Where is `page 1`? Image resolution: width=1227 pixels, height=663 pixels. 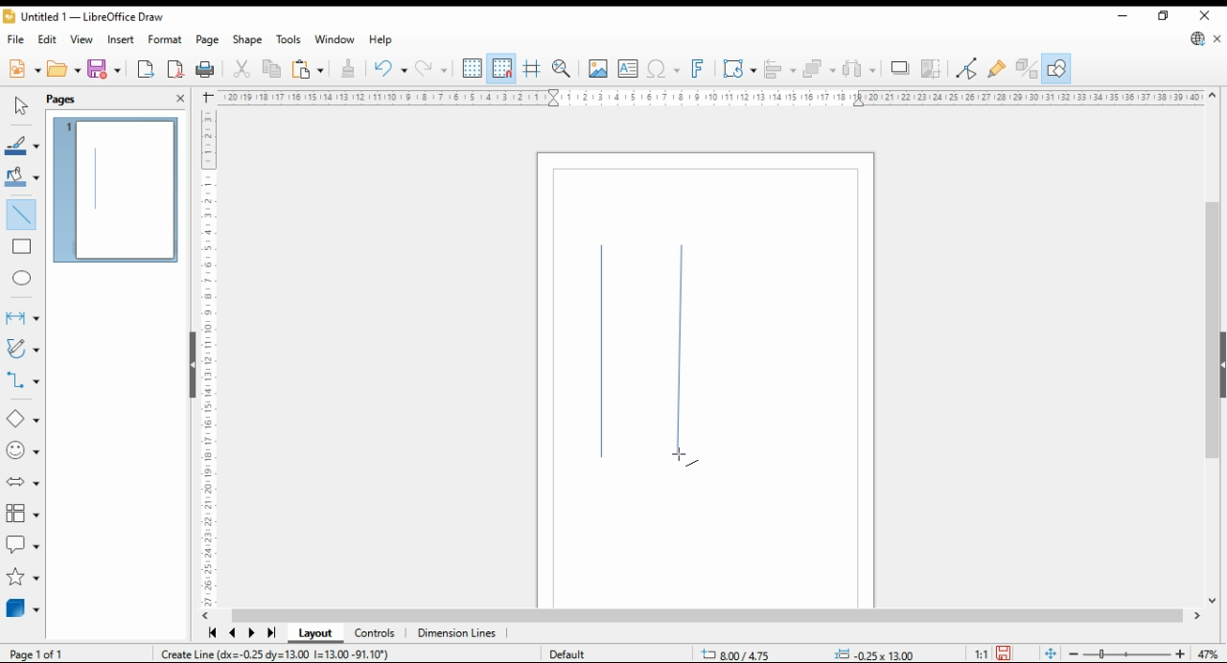
page 1 is located at coordinates (118, 191).